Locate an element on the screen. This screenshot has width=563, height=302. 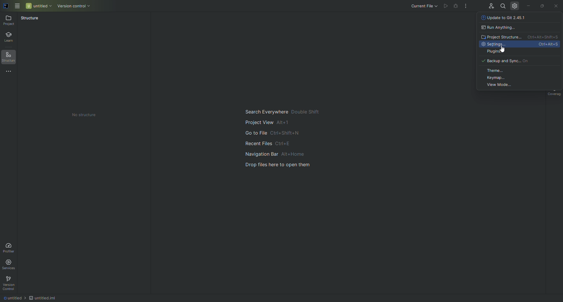
Cannot run file is located at coordinates (445, 5).